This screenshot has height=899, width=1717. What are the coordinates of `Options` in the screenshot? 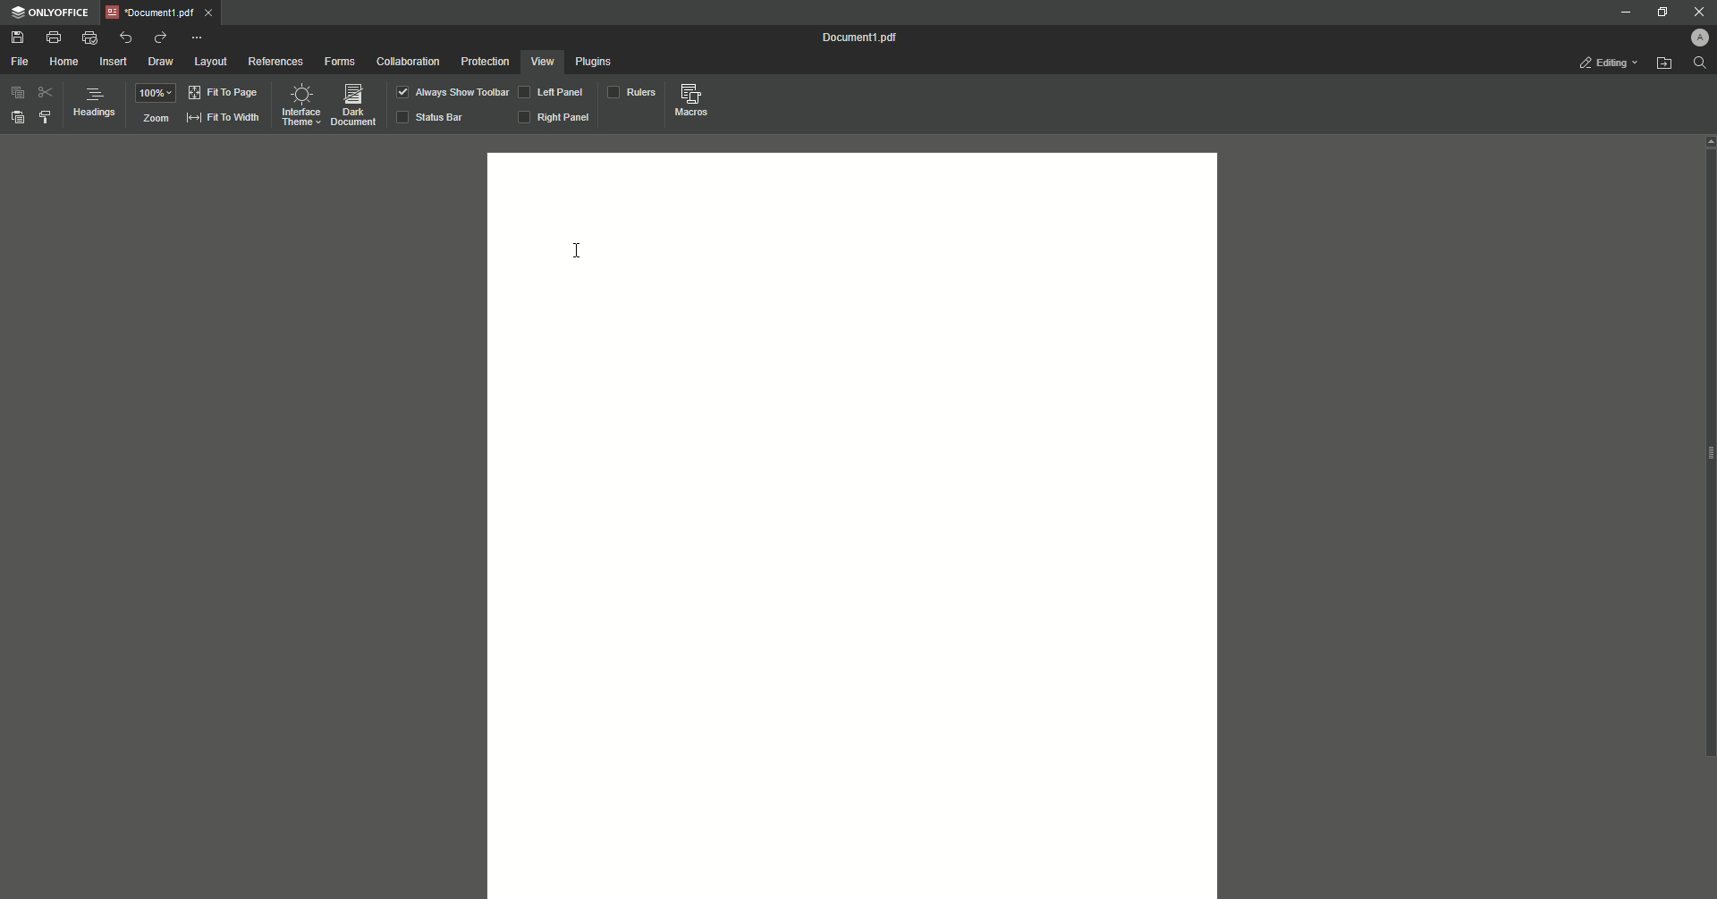 It's located at (199, 38).